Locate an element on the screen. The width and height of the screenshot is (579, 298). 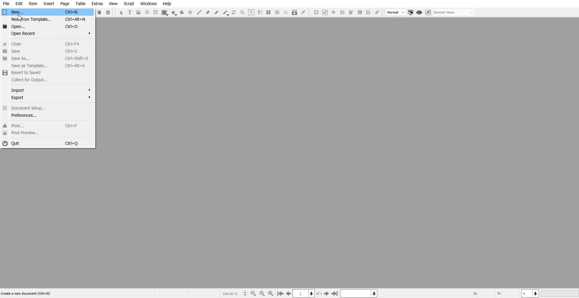
Eye Dropper is located at coordinates (303, 12).